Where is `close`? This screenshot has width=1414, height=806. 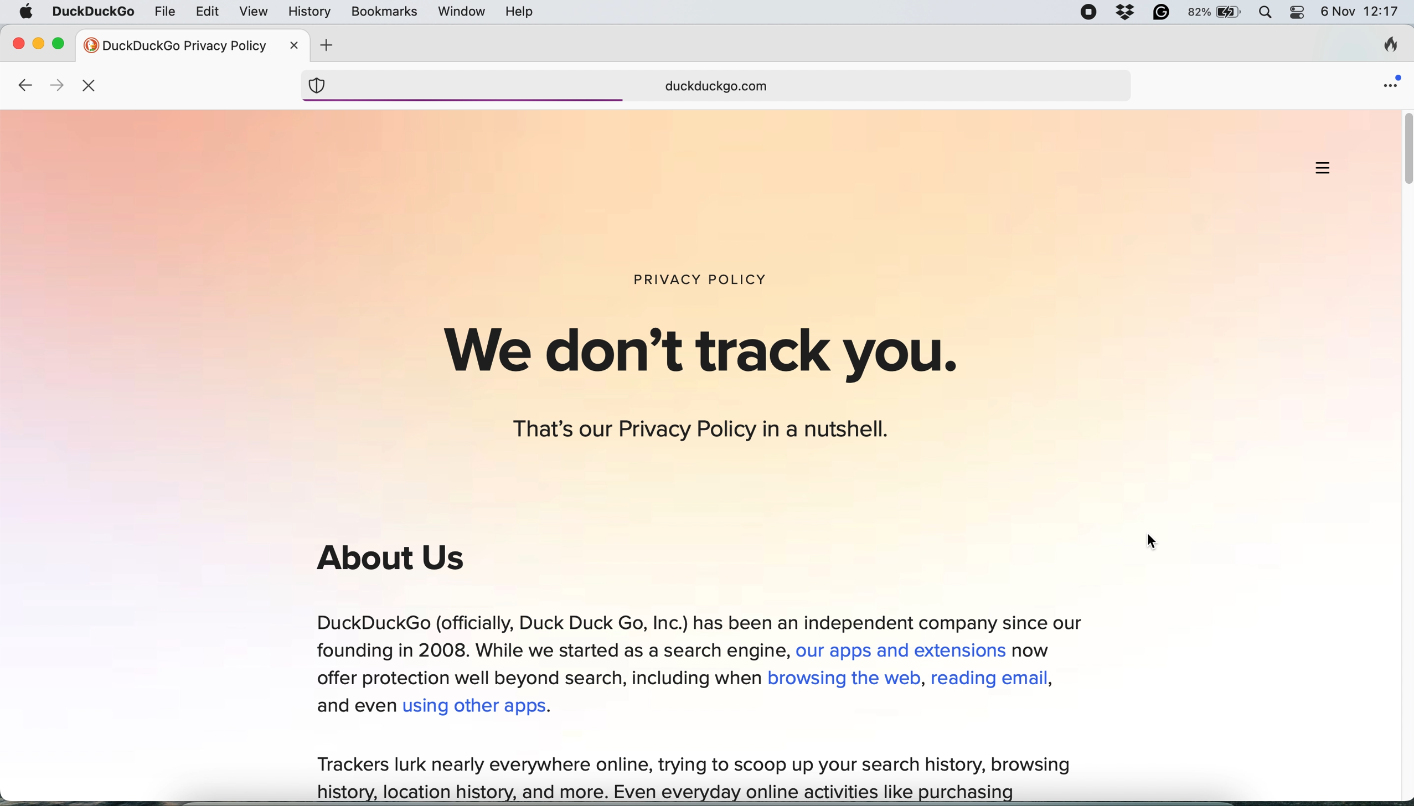 close is located at coordinates (293, 44).